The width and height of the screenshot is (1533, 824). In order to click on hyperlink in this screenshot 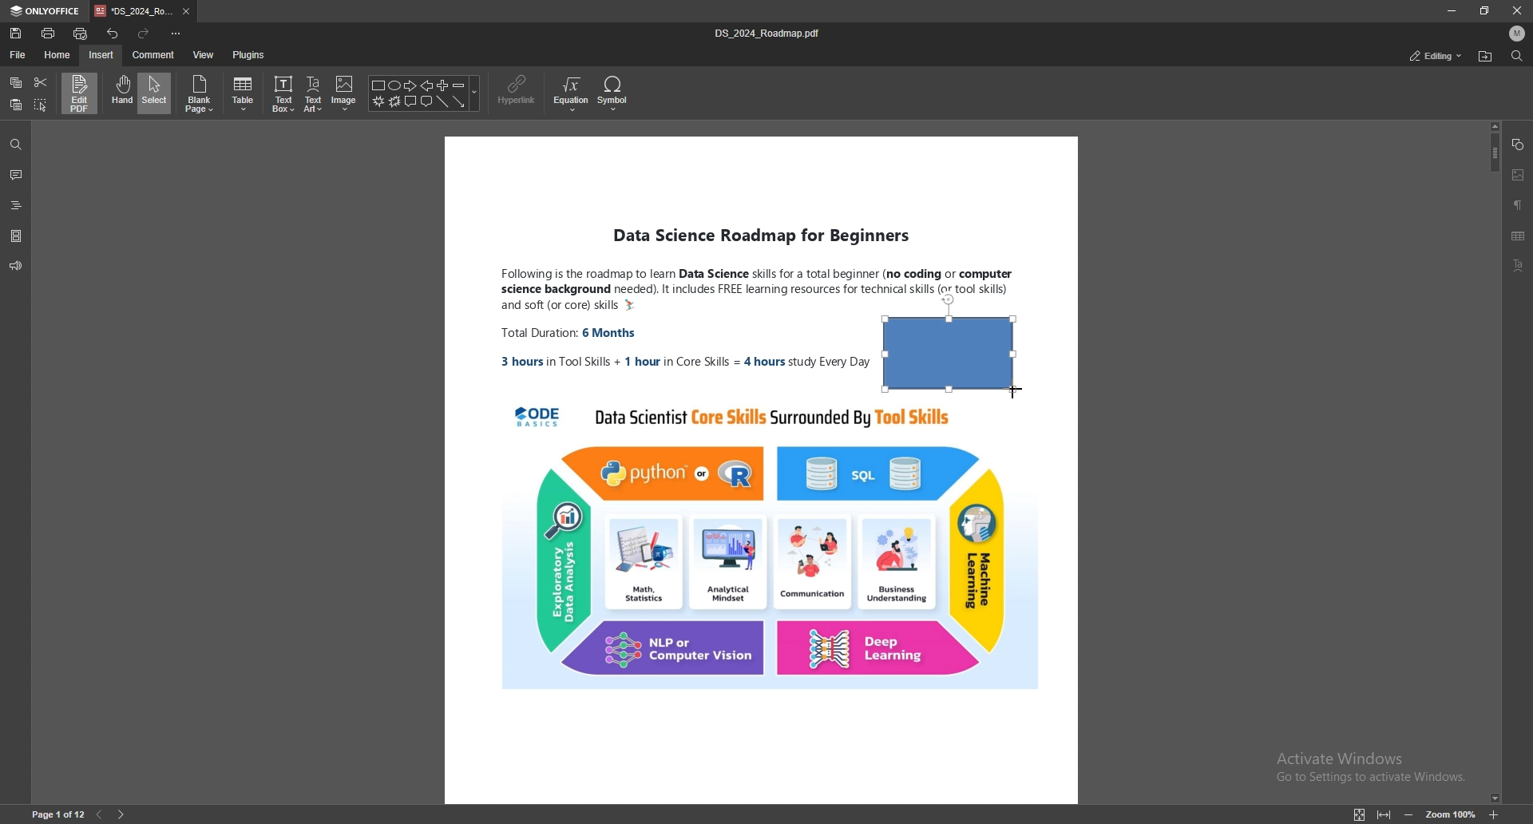, I will do `click(519, 91)`.